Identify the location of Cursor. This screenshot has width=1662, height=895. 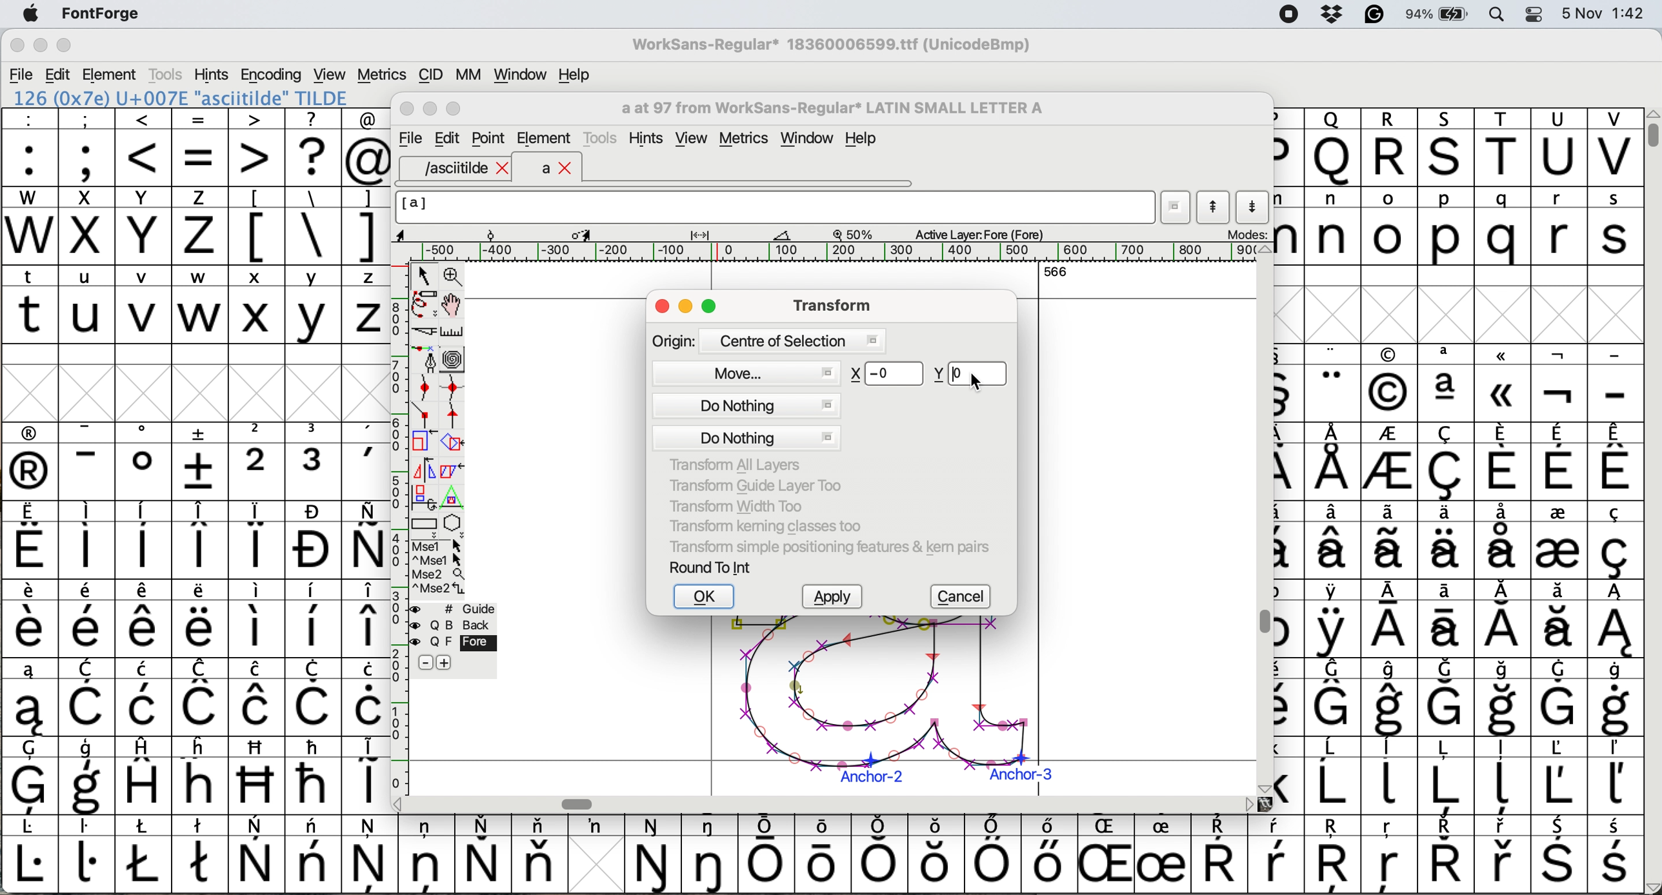
(975, 382).